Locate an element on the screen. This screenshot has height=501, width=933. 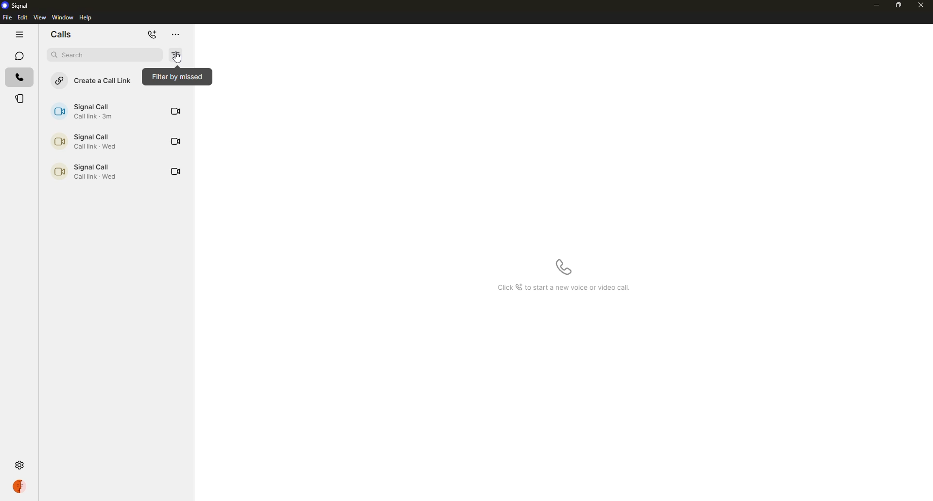
filter by missed is located at coordinates (176, 77).